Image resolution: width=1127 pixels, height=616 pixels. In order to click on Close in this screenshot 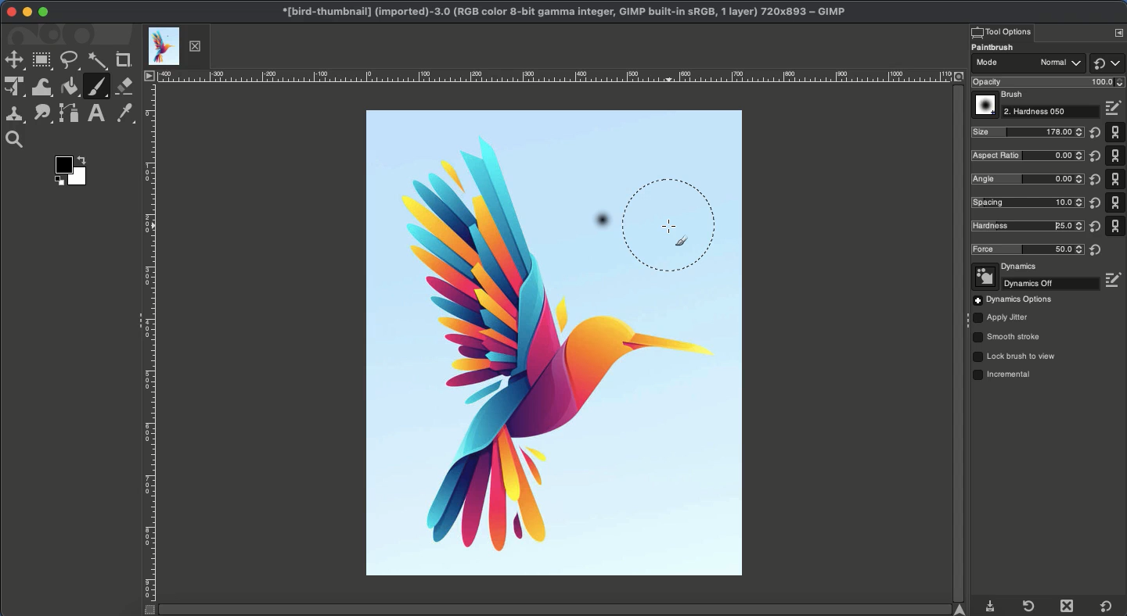, I will do `click(12, 13)`.